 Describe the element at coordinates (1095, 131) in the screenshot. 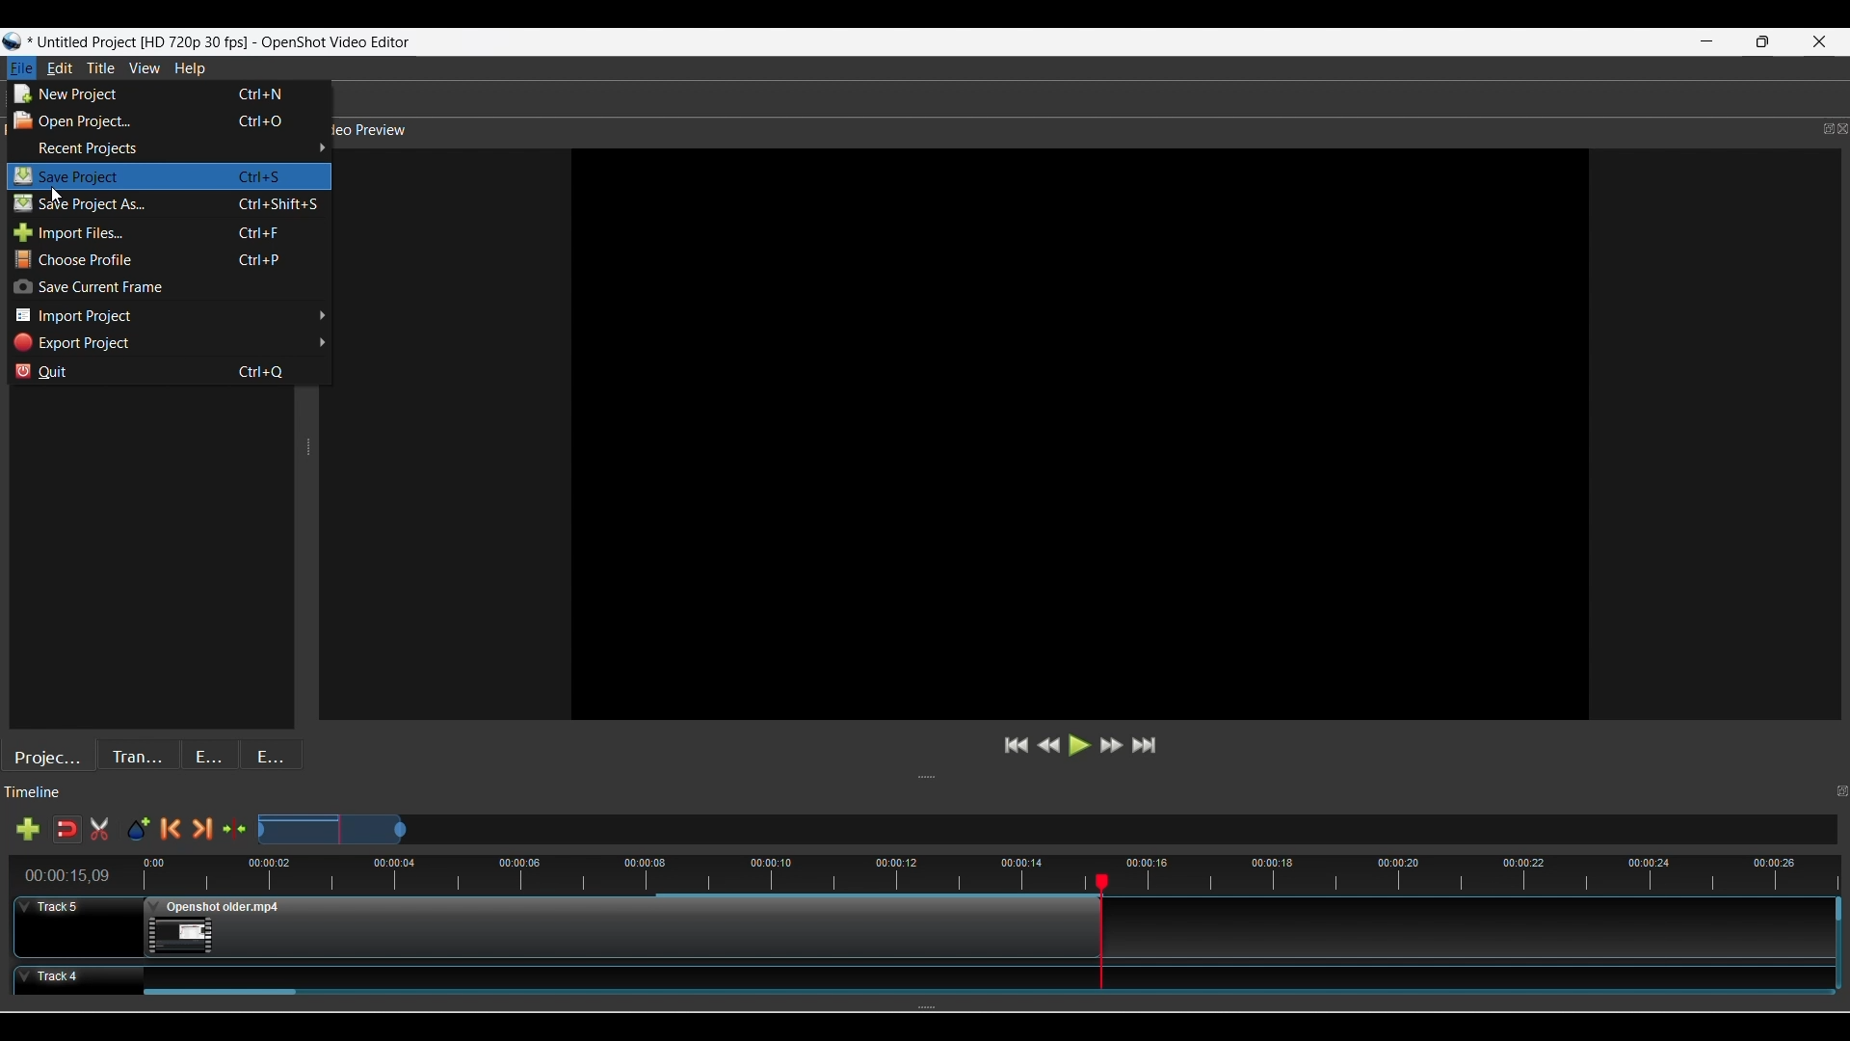

I see `Video Preview` at that location.